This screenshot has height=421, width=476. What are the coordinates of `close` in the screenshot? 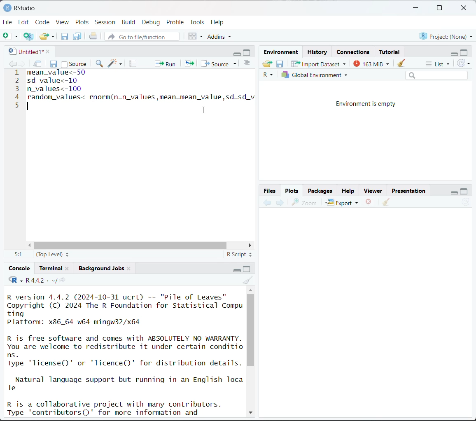 It's located at (67, 268).